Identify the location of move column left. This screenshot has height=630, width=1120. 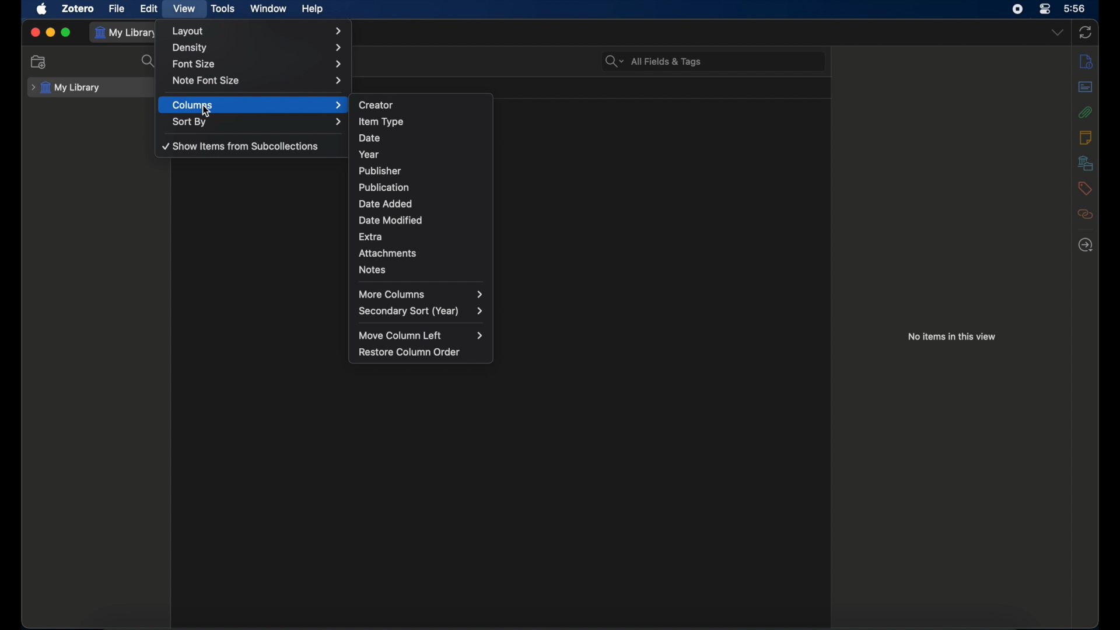
(421, 336).